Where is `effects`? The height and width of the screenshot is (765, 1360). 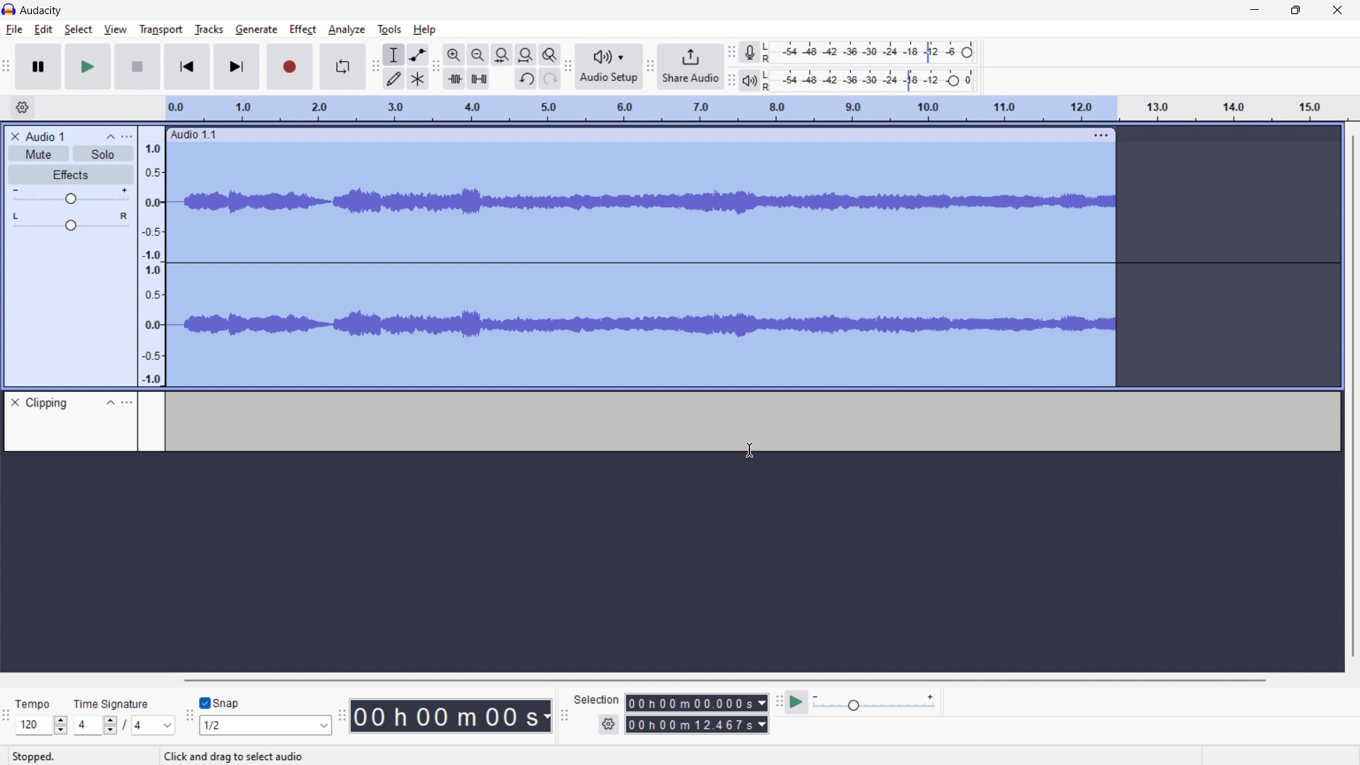 effects is located at coordinates (70, 174).